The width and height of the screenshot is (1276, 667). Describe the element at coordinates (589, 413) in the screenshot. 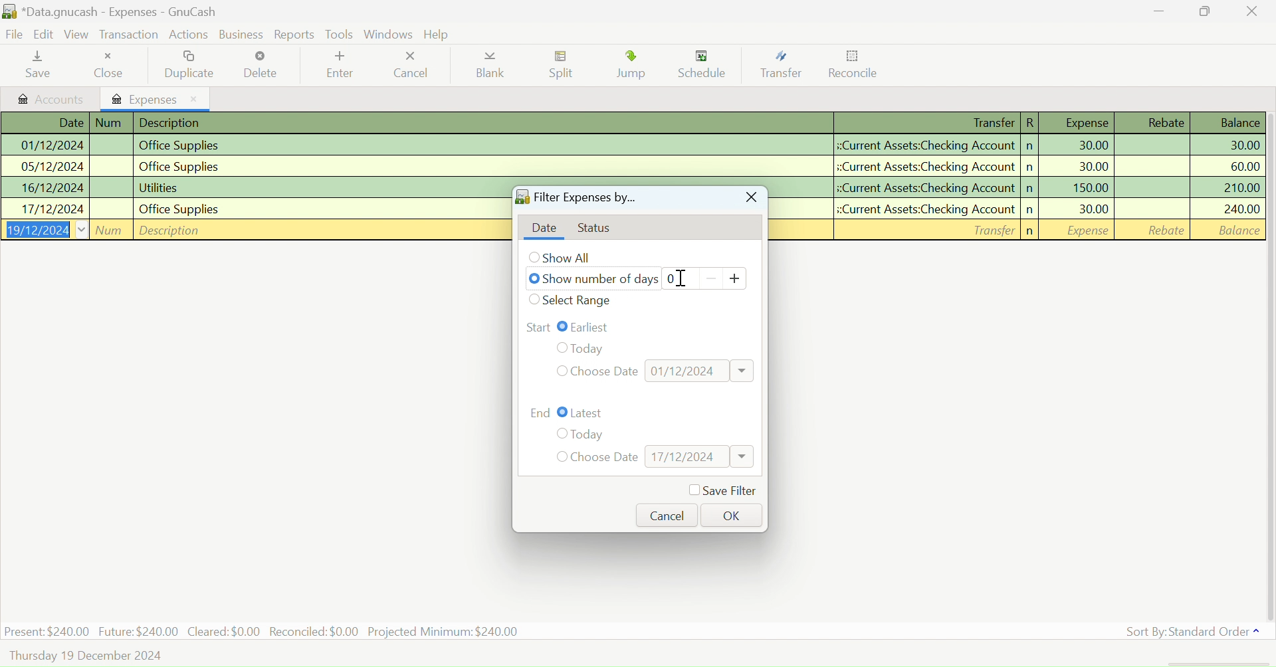

I see `Latest` at that location.